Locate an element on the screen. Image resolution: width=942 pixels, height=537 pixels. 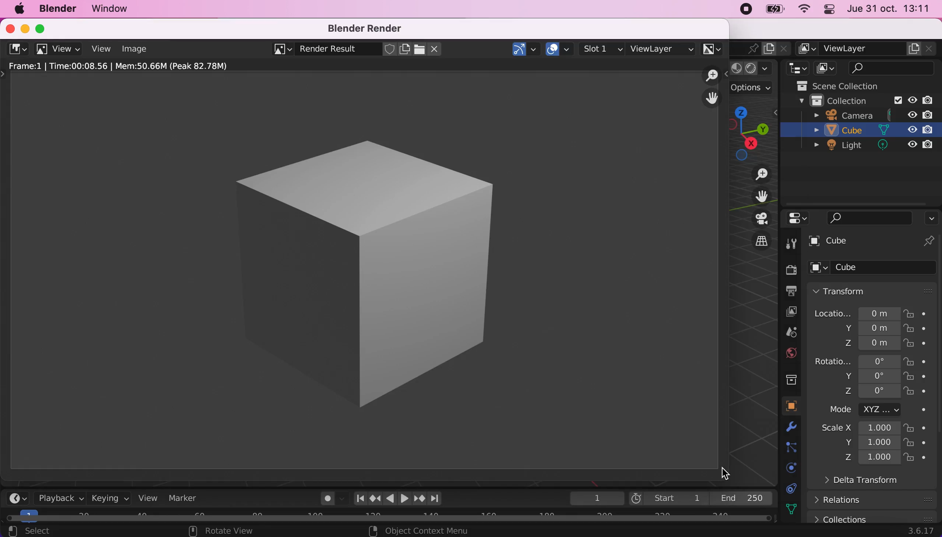
horizontal scroll bar is located at coordinates (393, 516).